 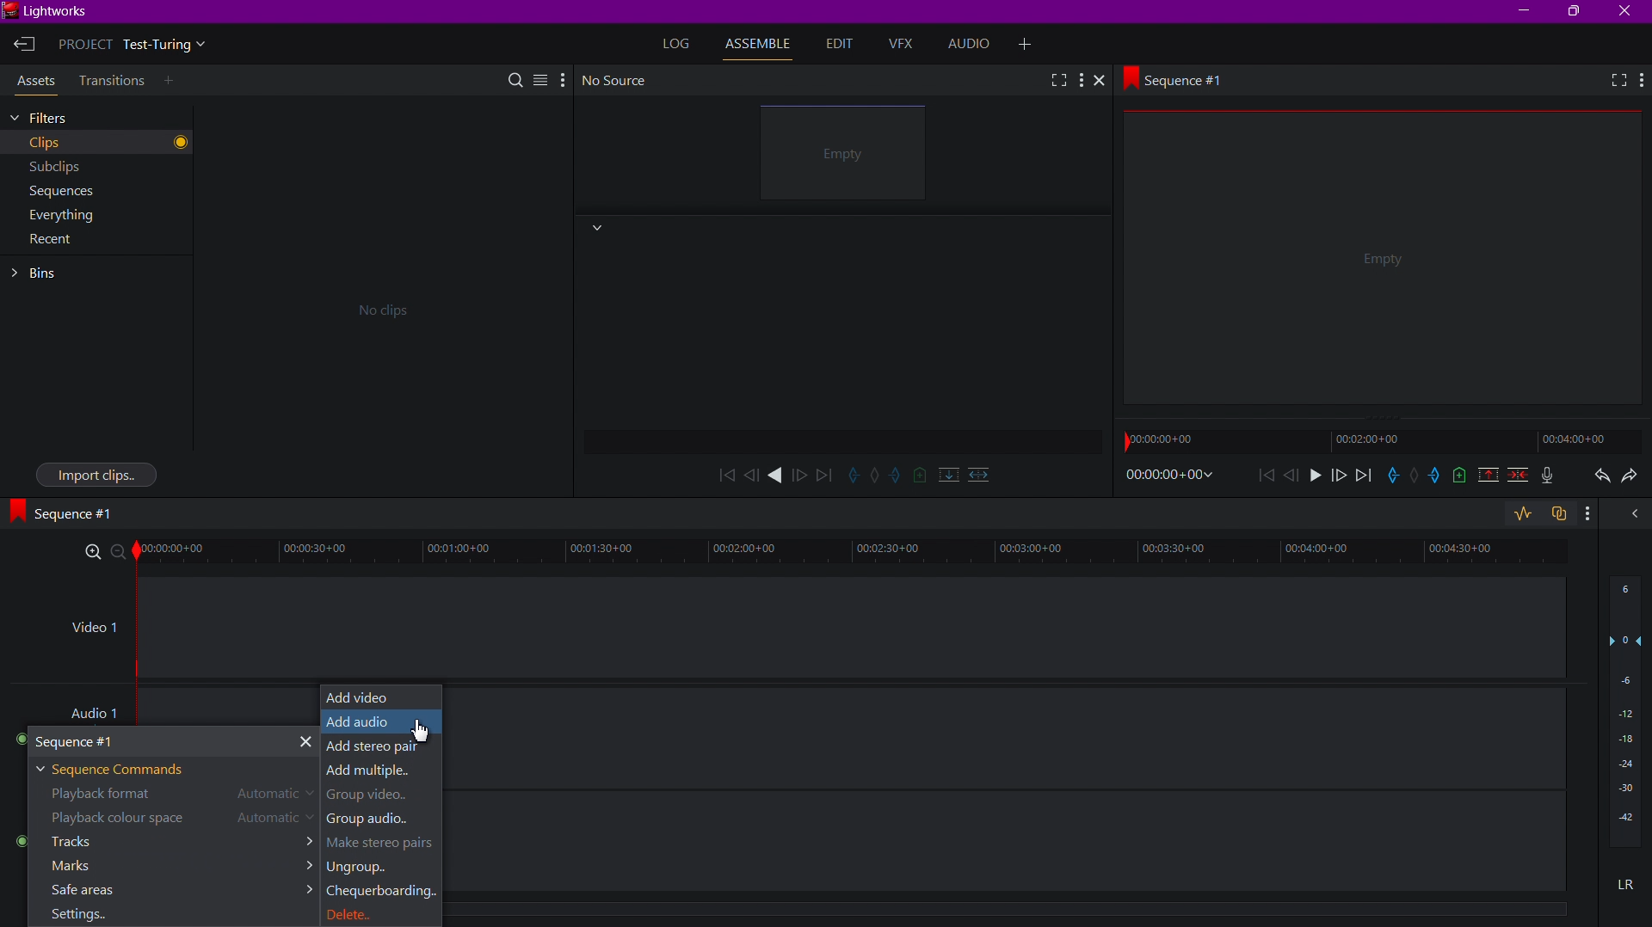 What do you see at coordinates (905, 45) in the screenshot?
I see `VFX` at bounding box center [905, 45].